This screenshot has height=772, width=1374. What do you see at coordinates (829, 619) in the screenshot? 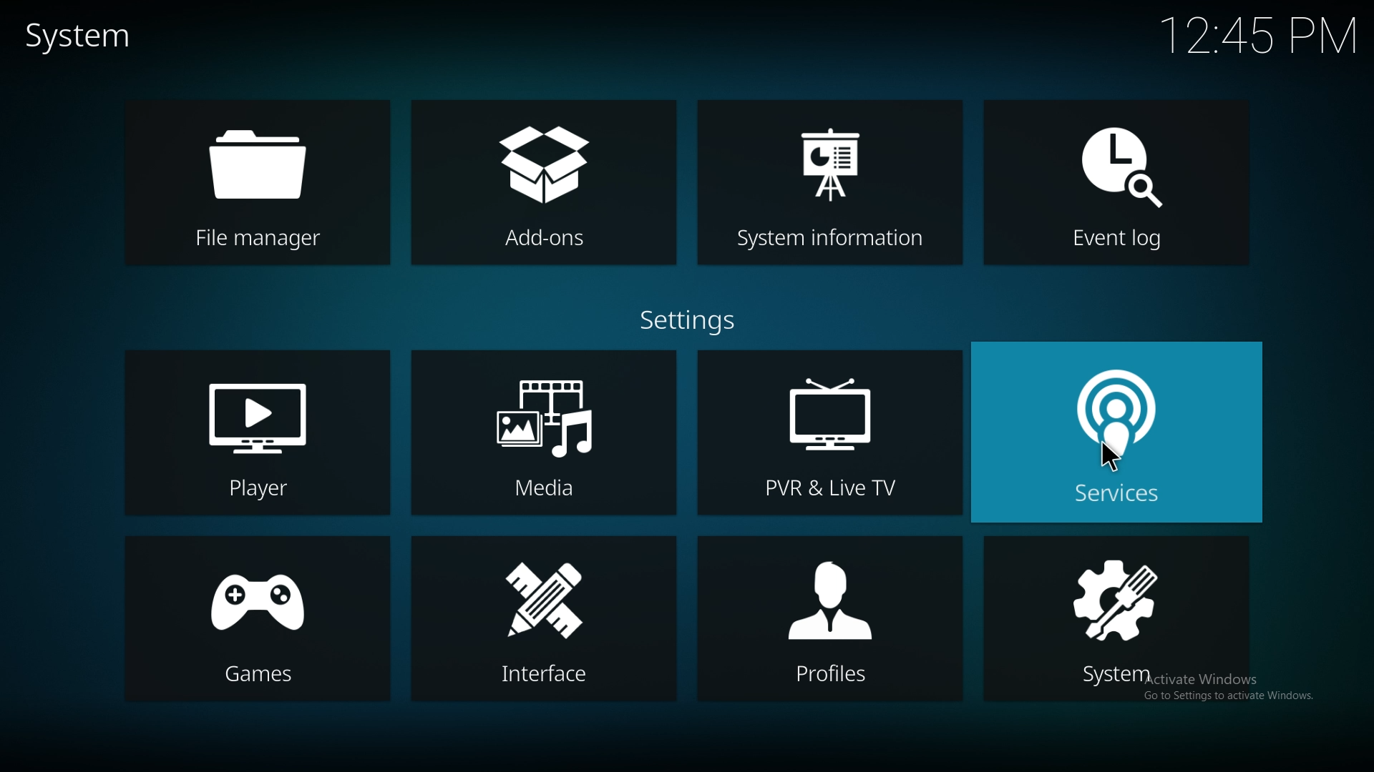
I see `profiles` at bounding box center [829, 619].